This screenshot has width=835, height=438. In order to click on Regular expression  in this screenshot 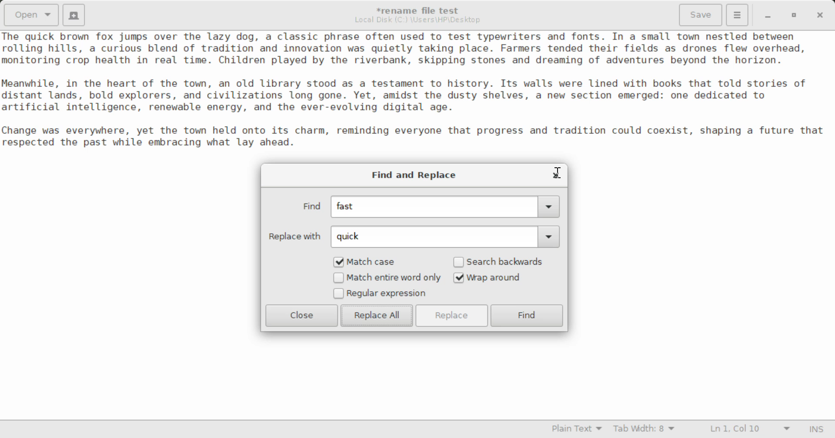, I will do `click(380, 294)`.